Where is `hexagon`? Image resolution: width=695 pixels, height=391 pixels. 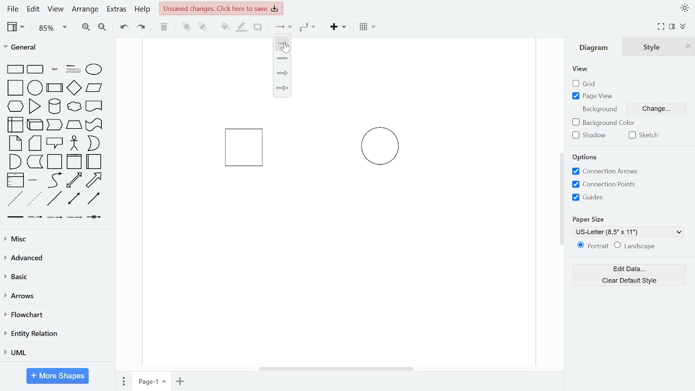
hexagon is located at coordinates (17, 107).